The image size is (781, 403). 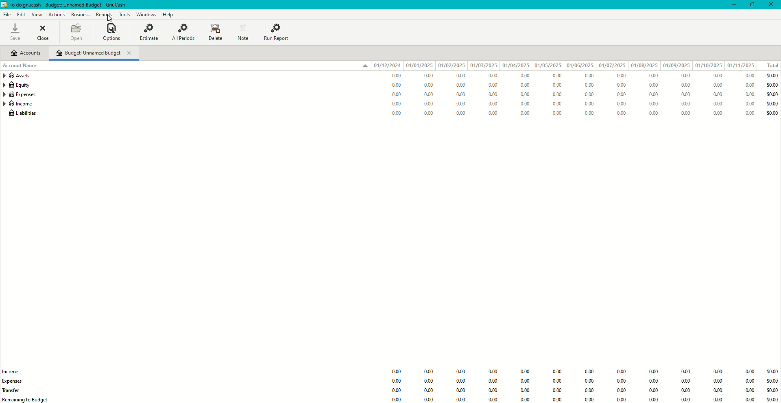 What do you see at coordinates (461, 112) in the screenshot?
I see `0.00` at bounding box center [461, 112].